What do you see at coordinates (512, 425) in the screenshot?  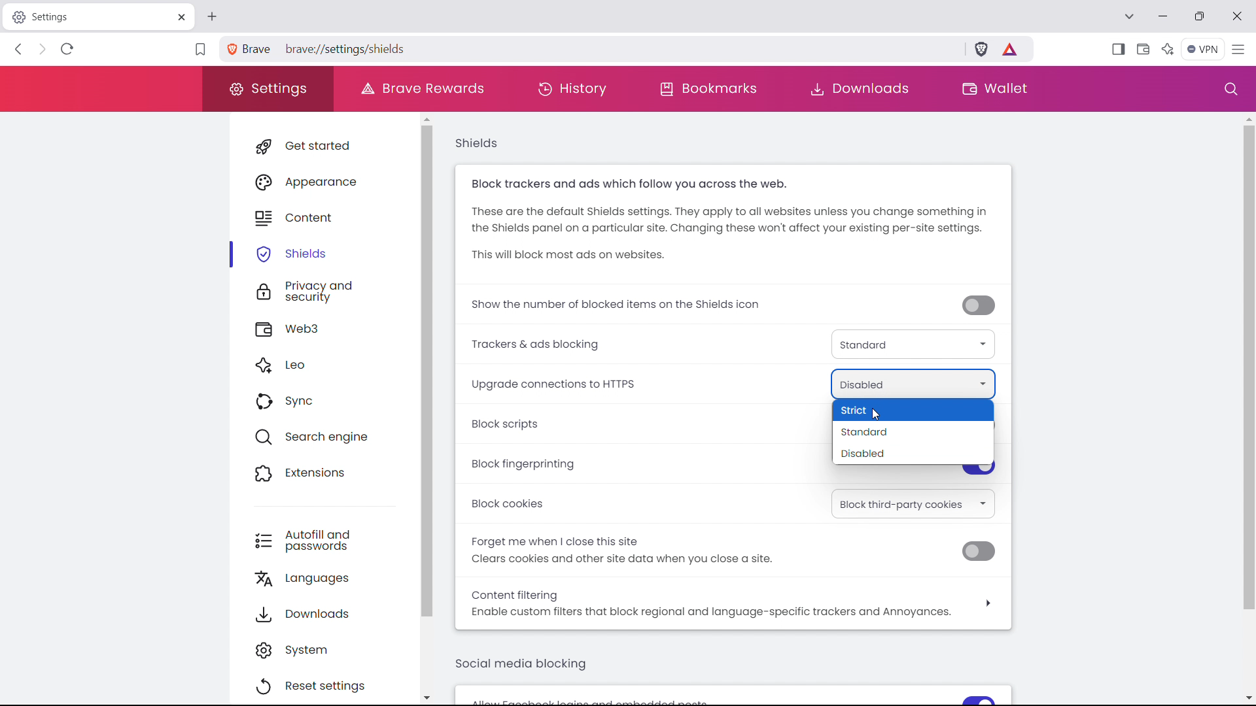 I see `block scripts` at bounding box center [512, 425].